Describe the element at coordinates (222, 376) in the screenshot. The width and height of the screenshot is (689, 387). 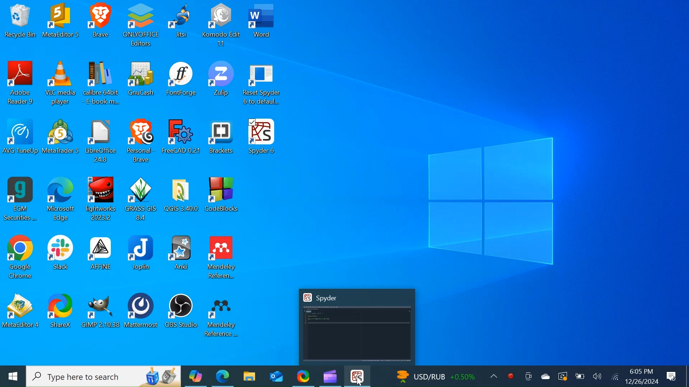
I see `Microsoft Edge Desktop Icon` at that location.